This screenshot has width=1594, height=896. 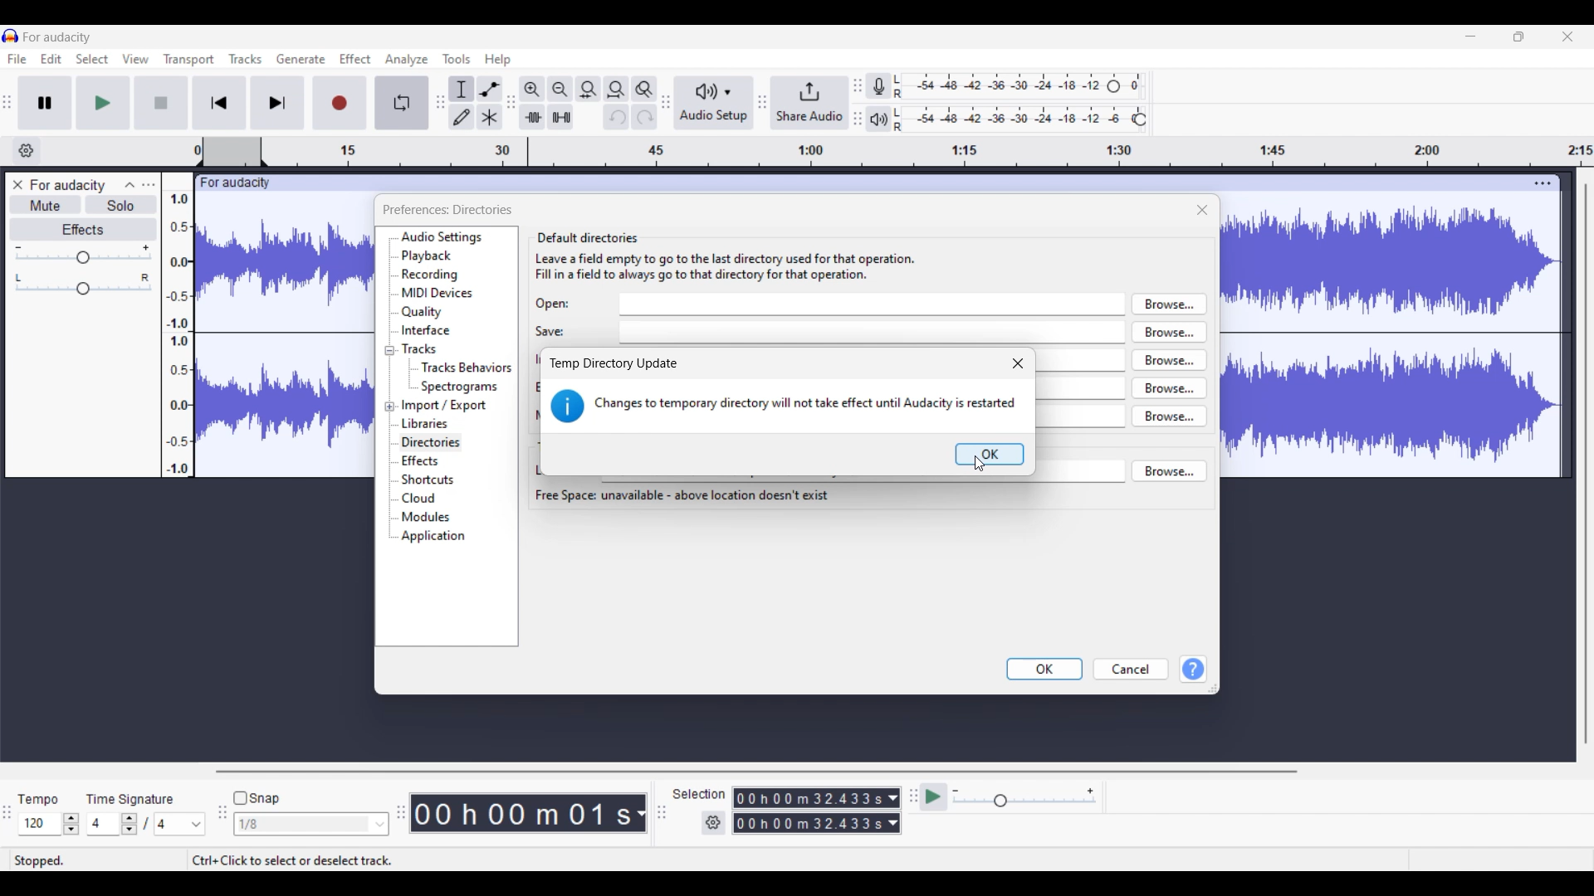 What do you see at coordinates (421, 460) in the screenshot?
I see `Effects` at bounding box center [421, 460].